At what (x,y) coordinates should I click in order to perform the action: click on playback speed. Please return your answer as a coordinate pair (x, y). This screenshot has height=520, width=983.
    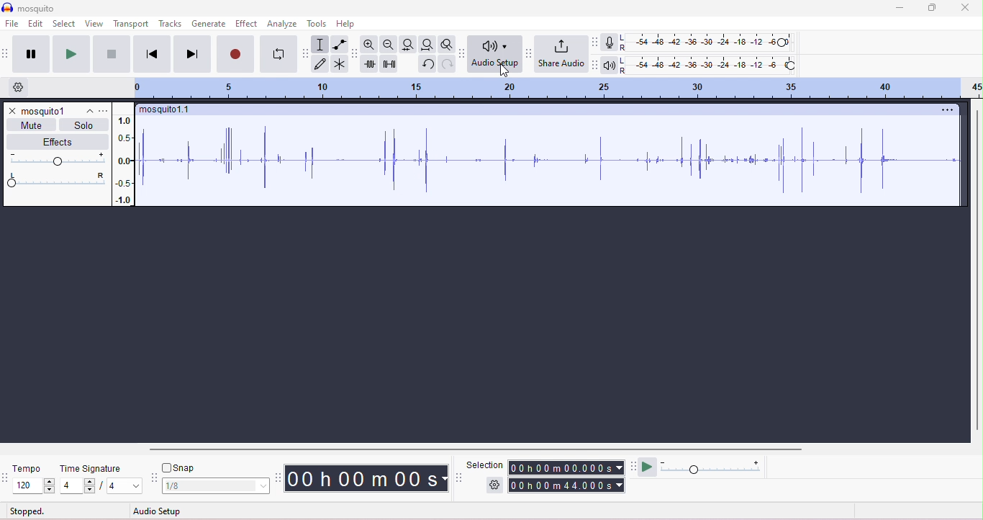
    Looking at the image, I should click on (712, 466).